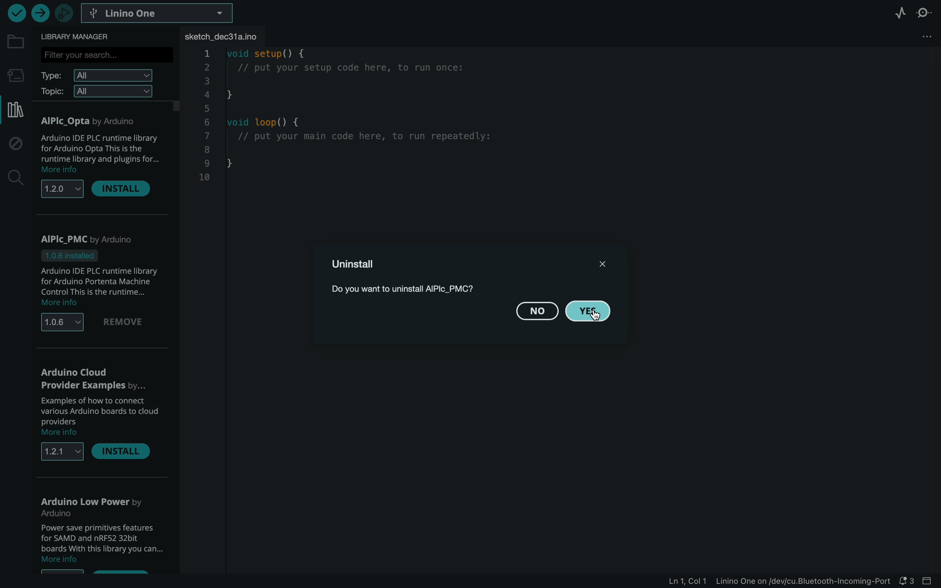 This screenshot has width=941, height=588. What do you see at coordinates (14, 111) in the screenshot?
I see `library manager` at bounding box center [14, 111].